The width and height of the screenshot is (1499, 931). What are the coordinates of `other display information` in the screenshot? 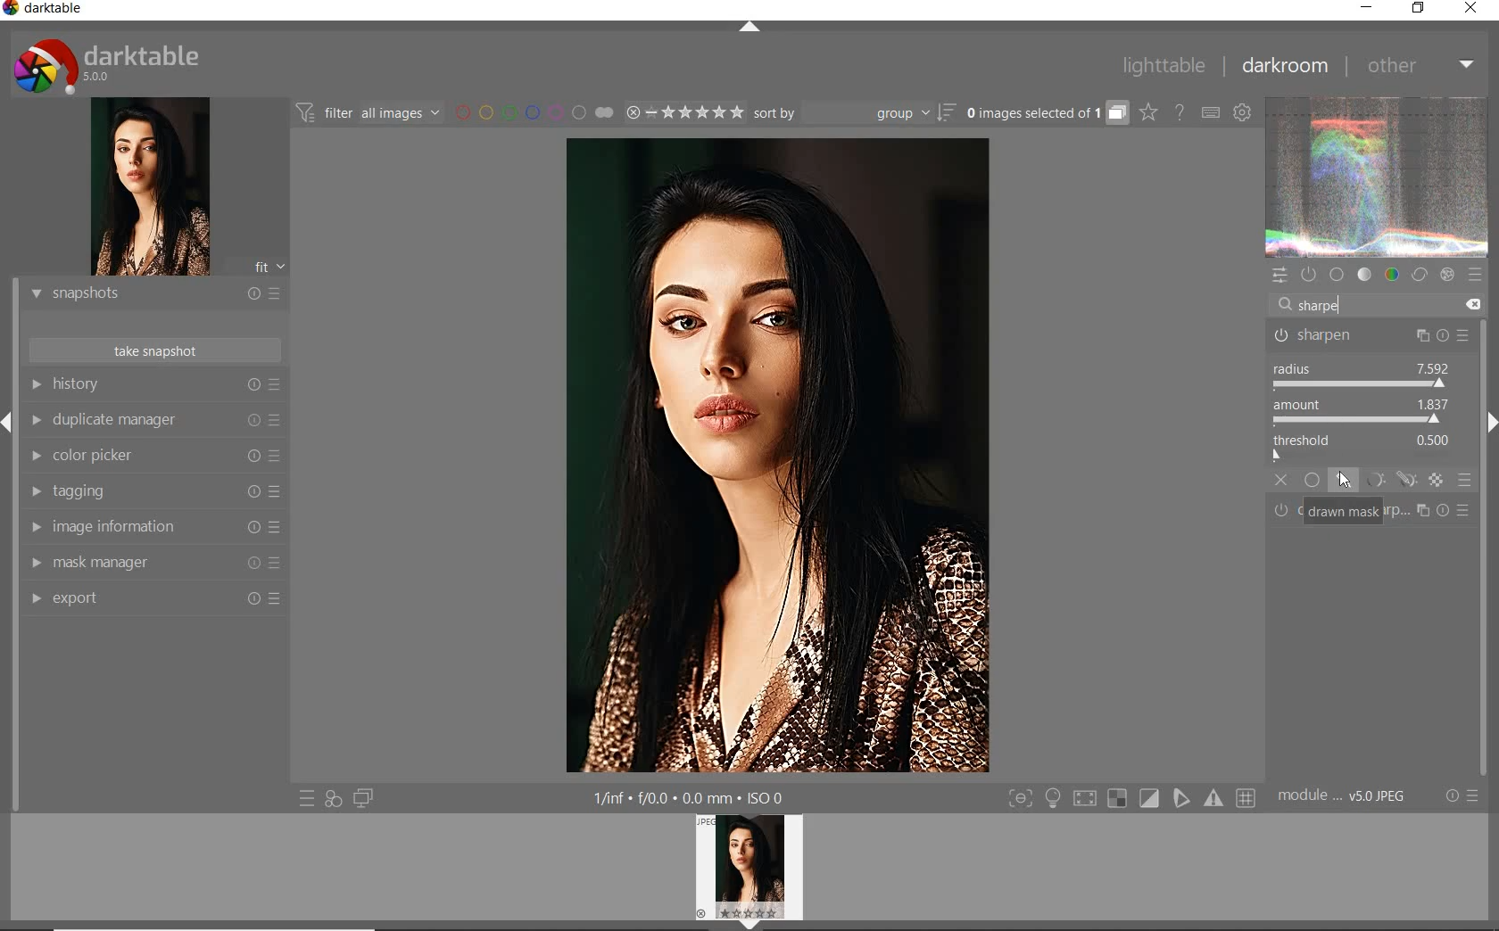 It's located at (693, 799).